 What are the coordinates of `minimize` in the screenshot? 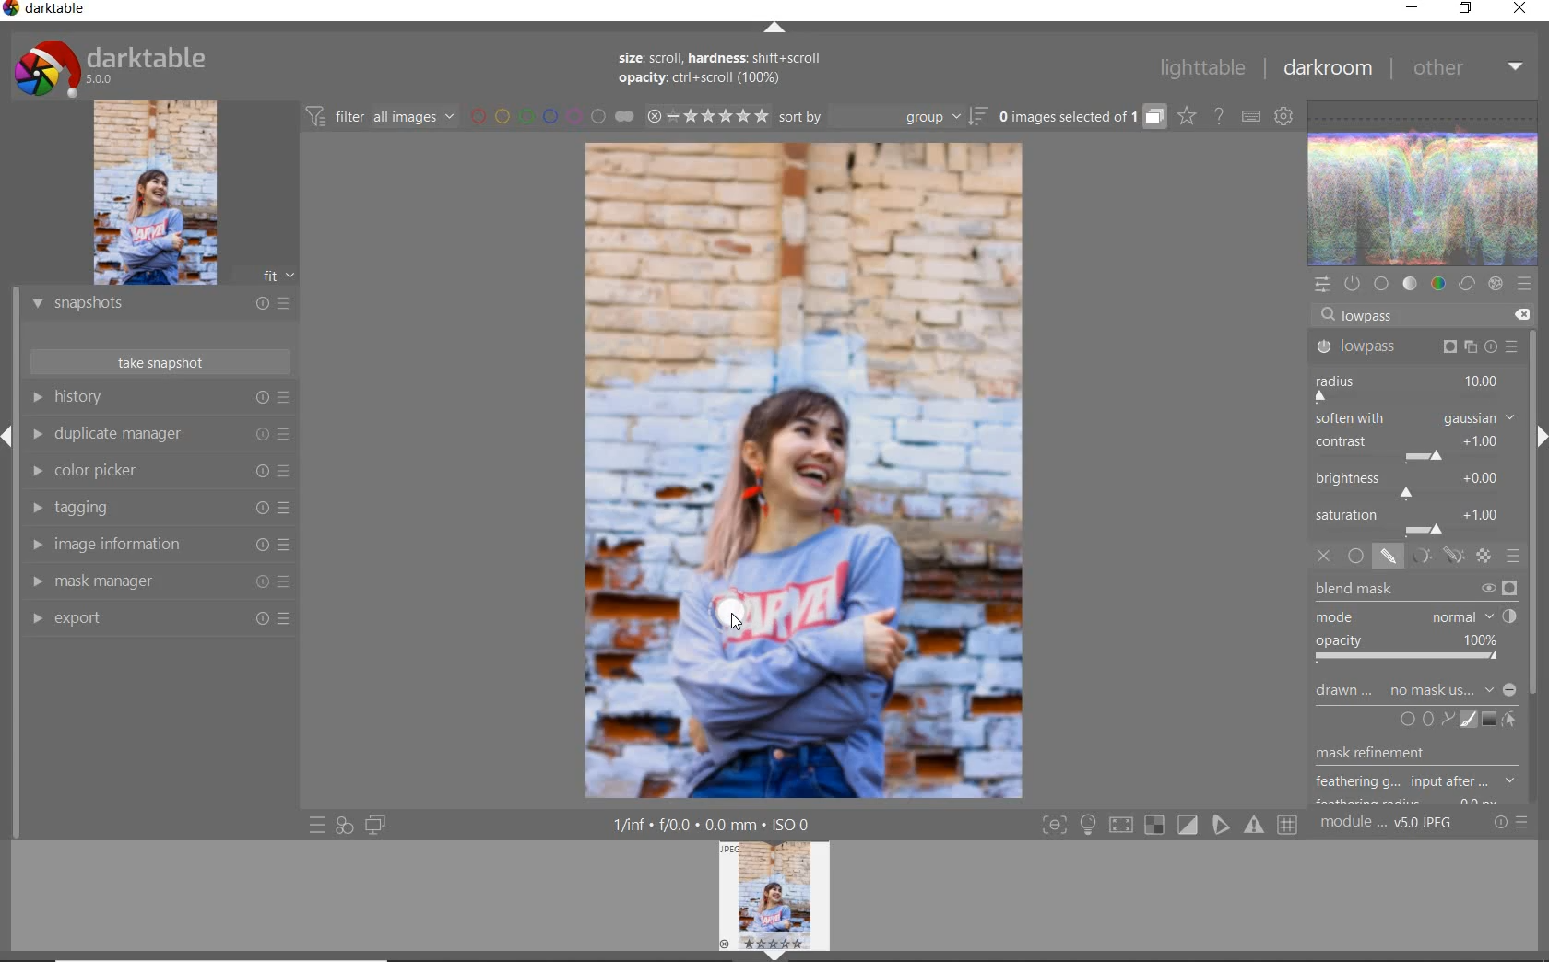 It's located at (1413, 9).